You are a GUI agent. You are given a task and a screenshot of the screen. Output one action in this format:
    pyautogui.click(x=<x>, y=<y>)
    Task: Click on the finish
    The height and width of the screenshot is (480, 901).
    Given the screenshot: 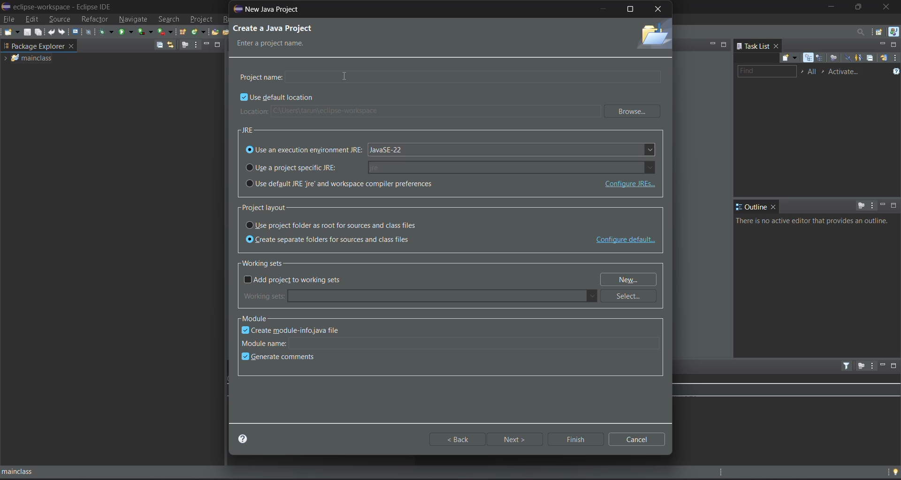 What is the action you would take?
    pyautogui.click(x=574, y=438)
    